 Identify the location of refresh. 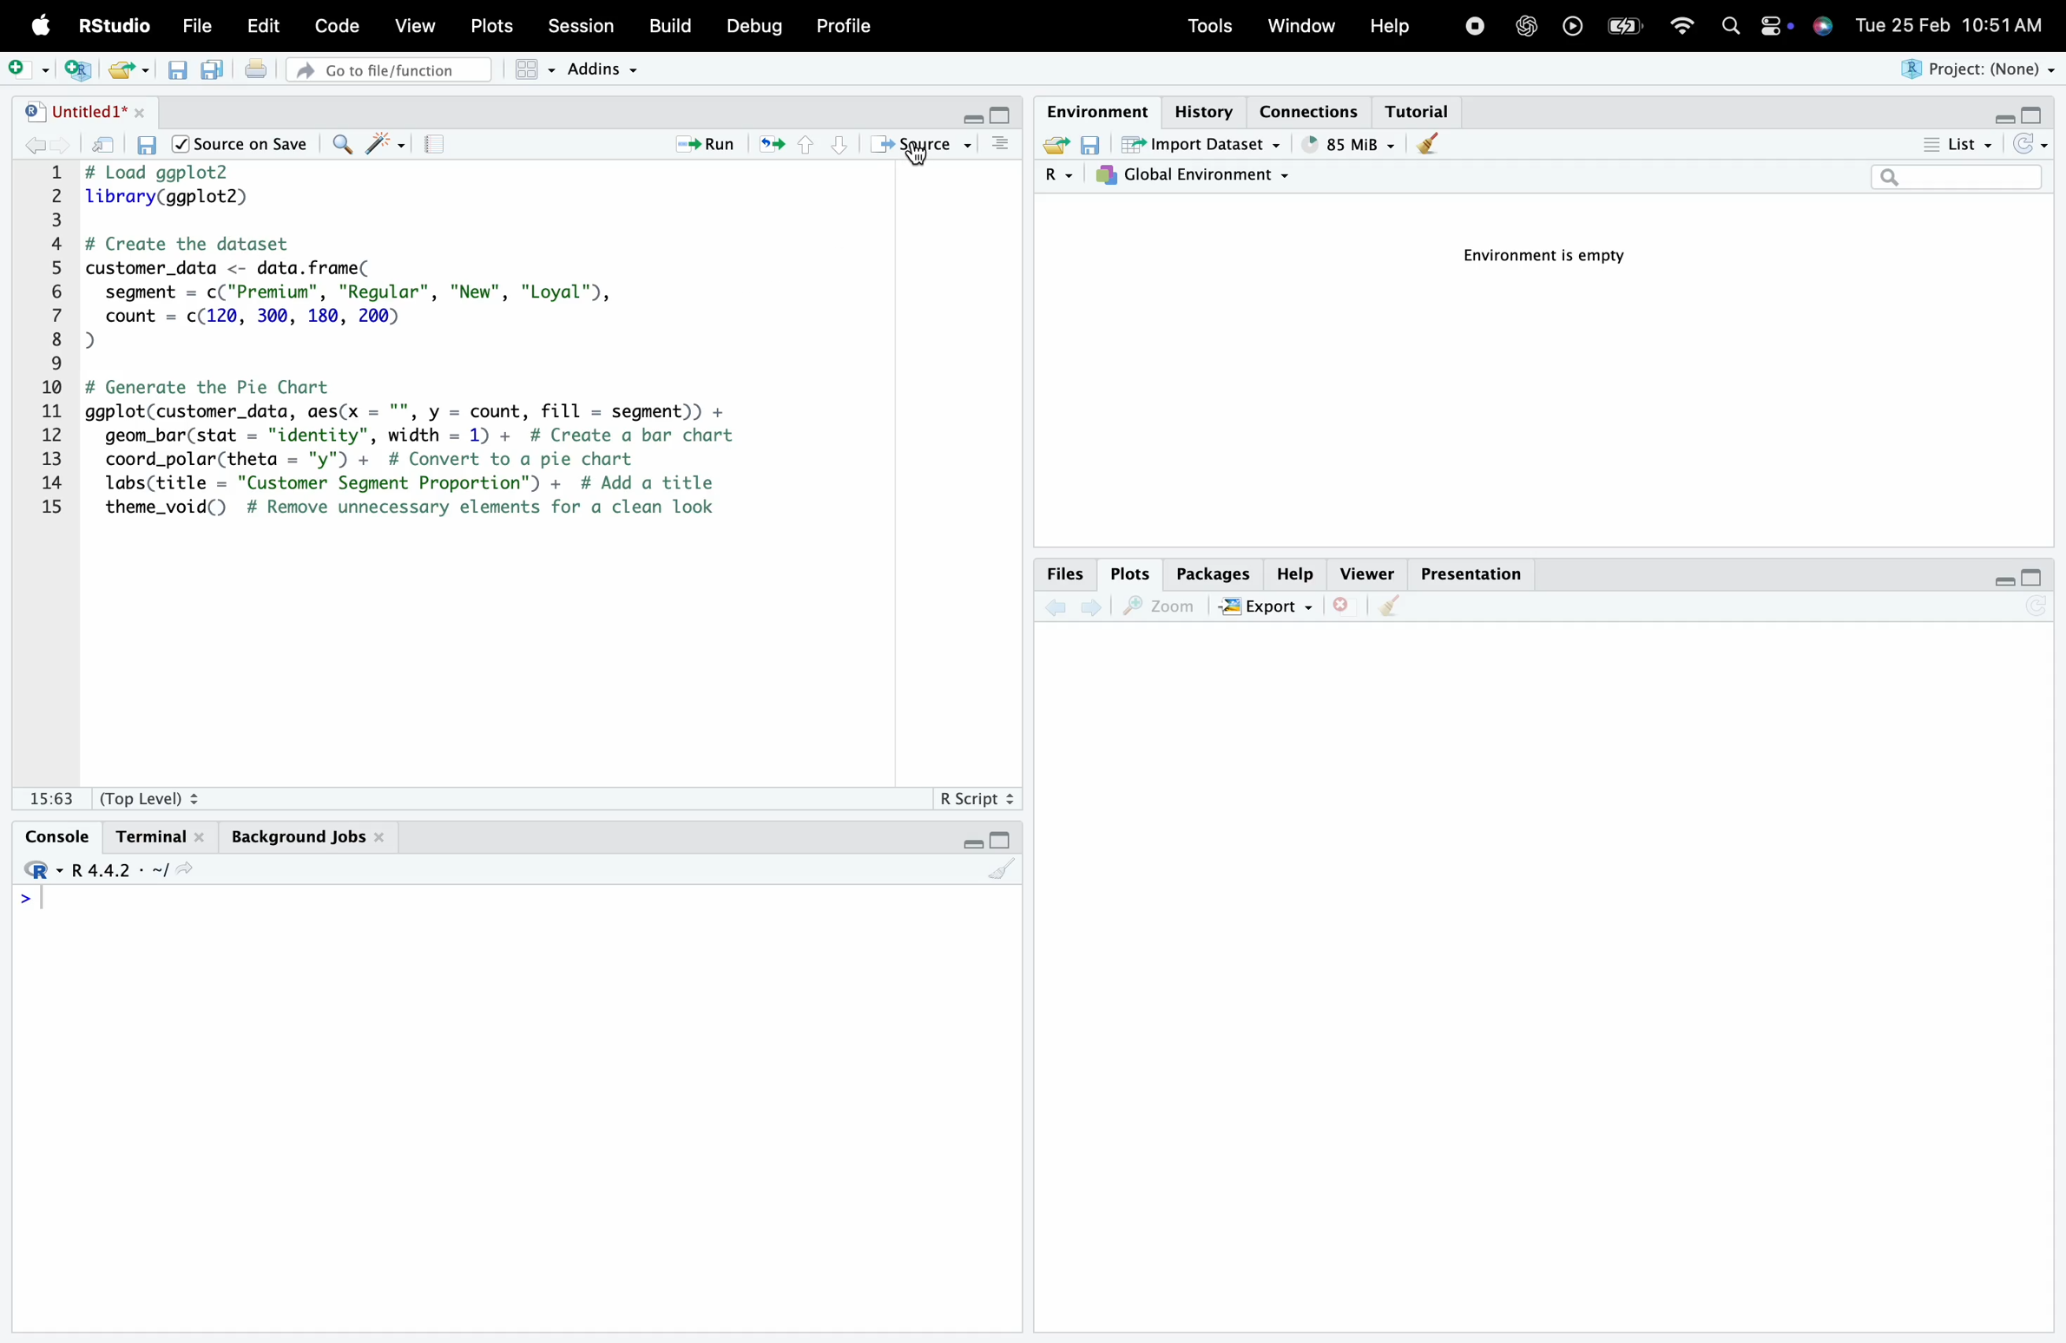
(770, 147).